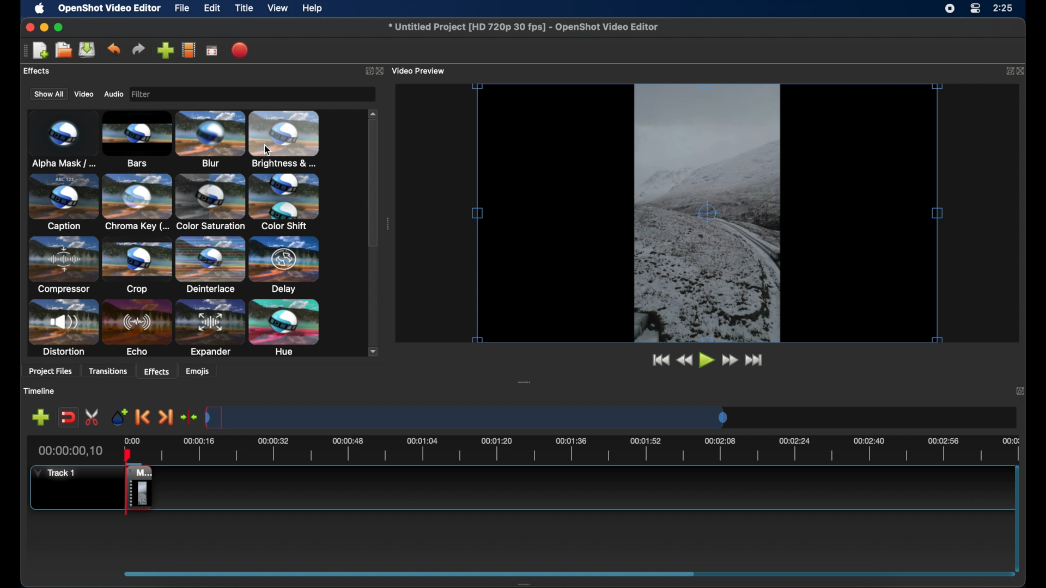  Describe the element at coordinates (706, 360) in the screenshot. I see `play button` at that location.